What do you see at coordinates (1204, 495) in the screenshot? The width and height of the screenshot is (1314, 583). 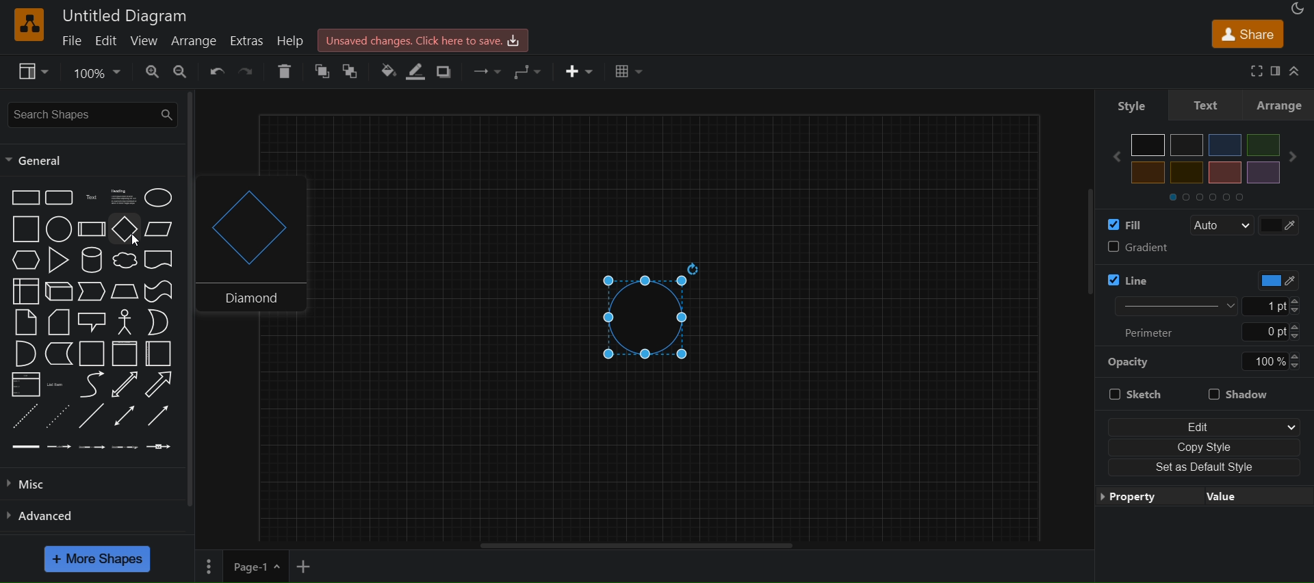 I see `property` at bounding box center [1204, 495].